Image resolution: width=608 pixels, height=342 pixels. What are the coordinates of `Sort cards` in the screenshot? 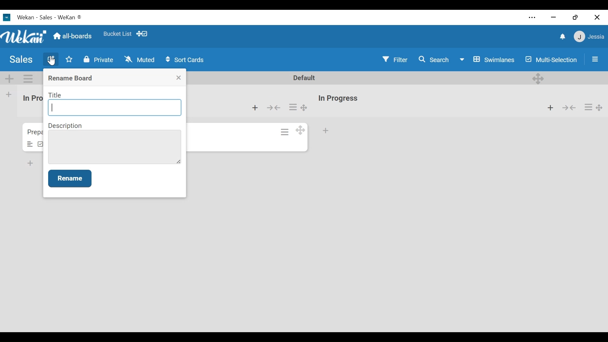 It's located at (185, 60).